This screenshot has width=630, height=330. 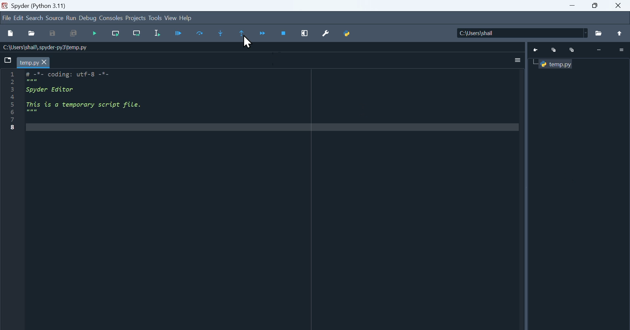 I want to click on Run, so click(x=179, y=33).